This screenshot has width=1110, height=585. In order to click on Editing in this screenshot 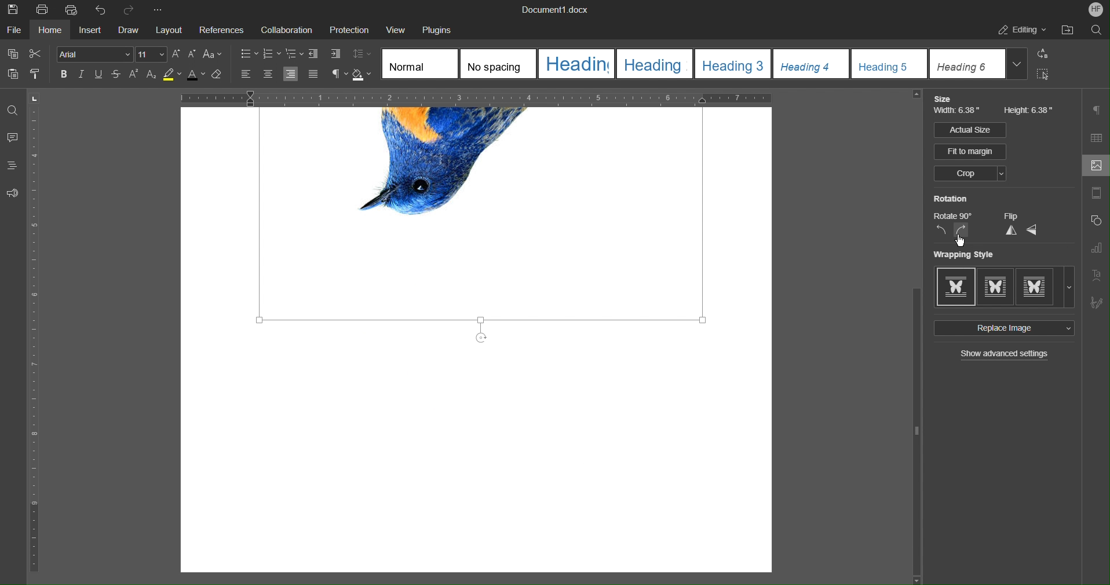, I will do `click(1020, 31)`.